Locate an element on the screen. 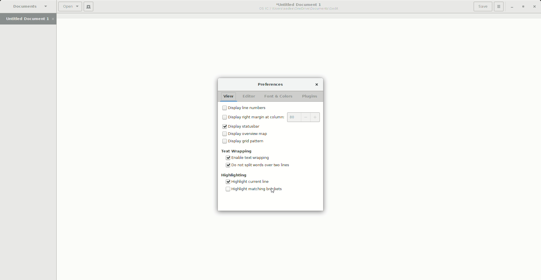 This screenshot has height=280, width=541. Grid pattern is located at coordinates (243, 143).